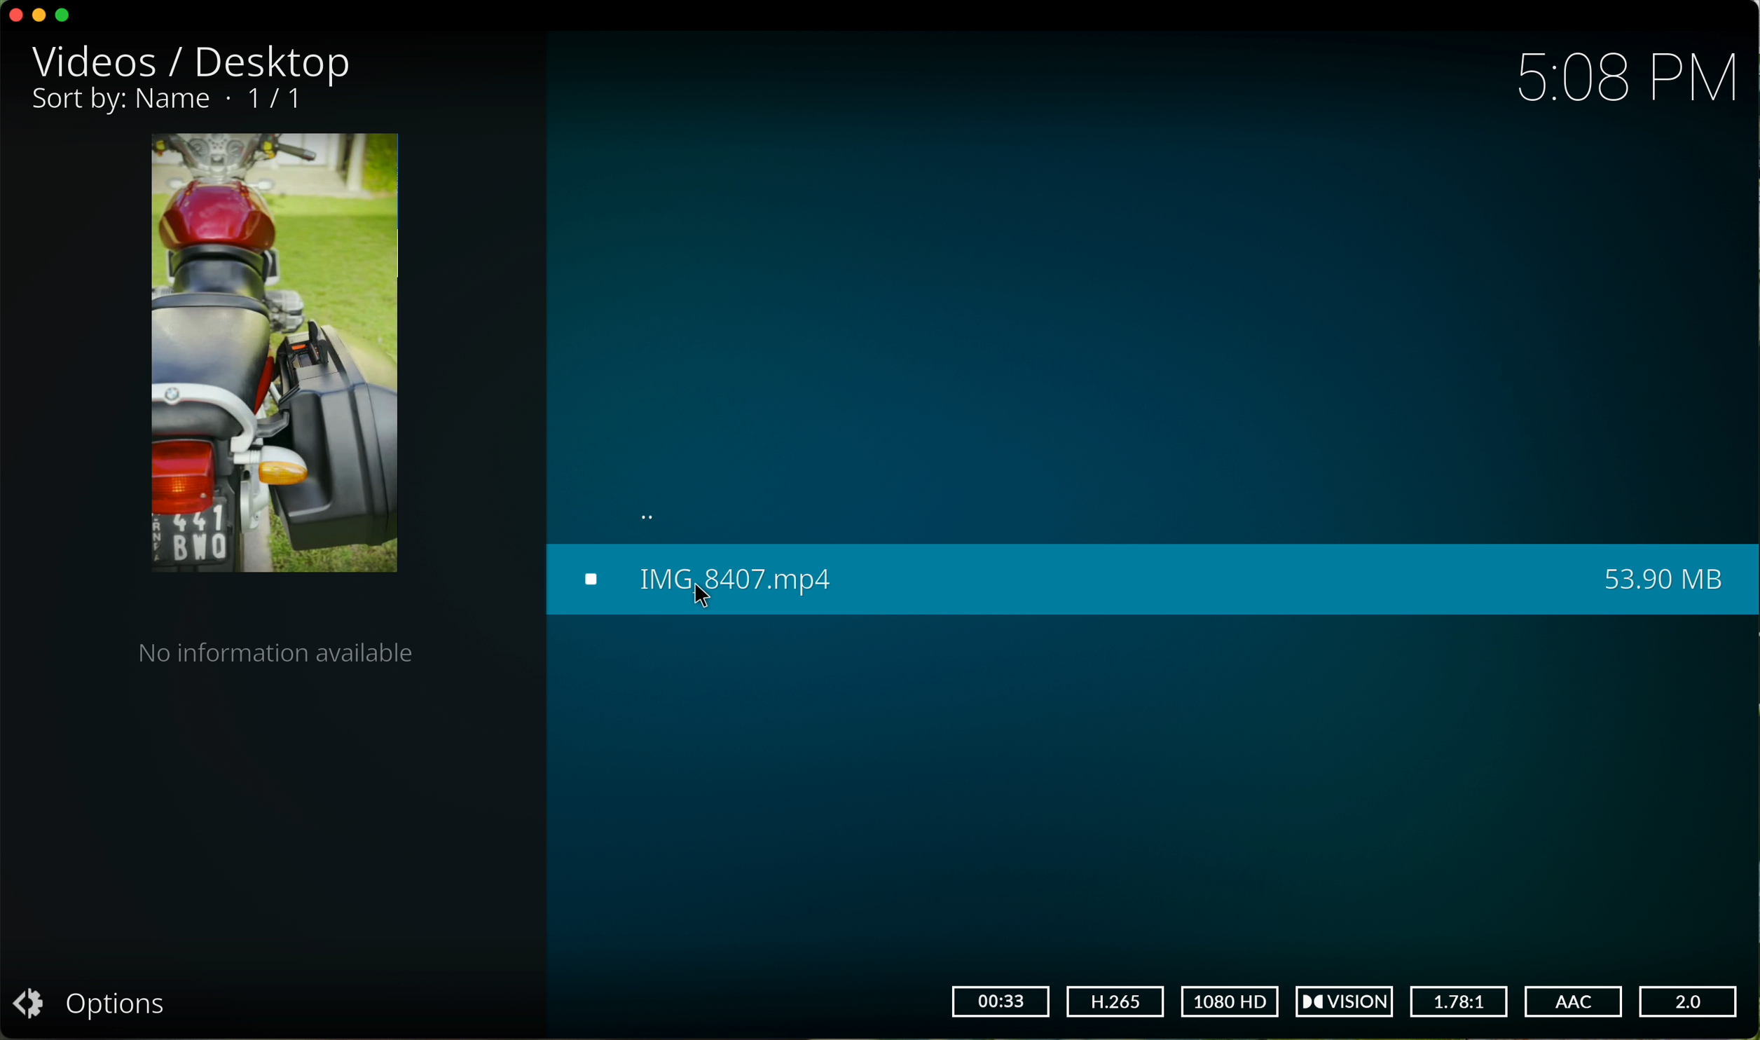  What do you see at coordinates (1461, 1000) in the screenshot?
I see `1.78:1` at bounding box center [1461, 1000].